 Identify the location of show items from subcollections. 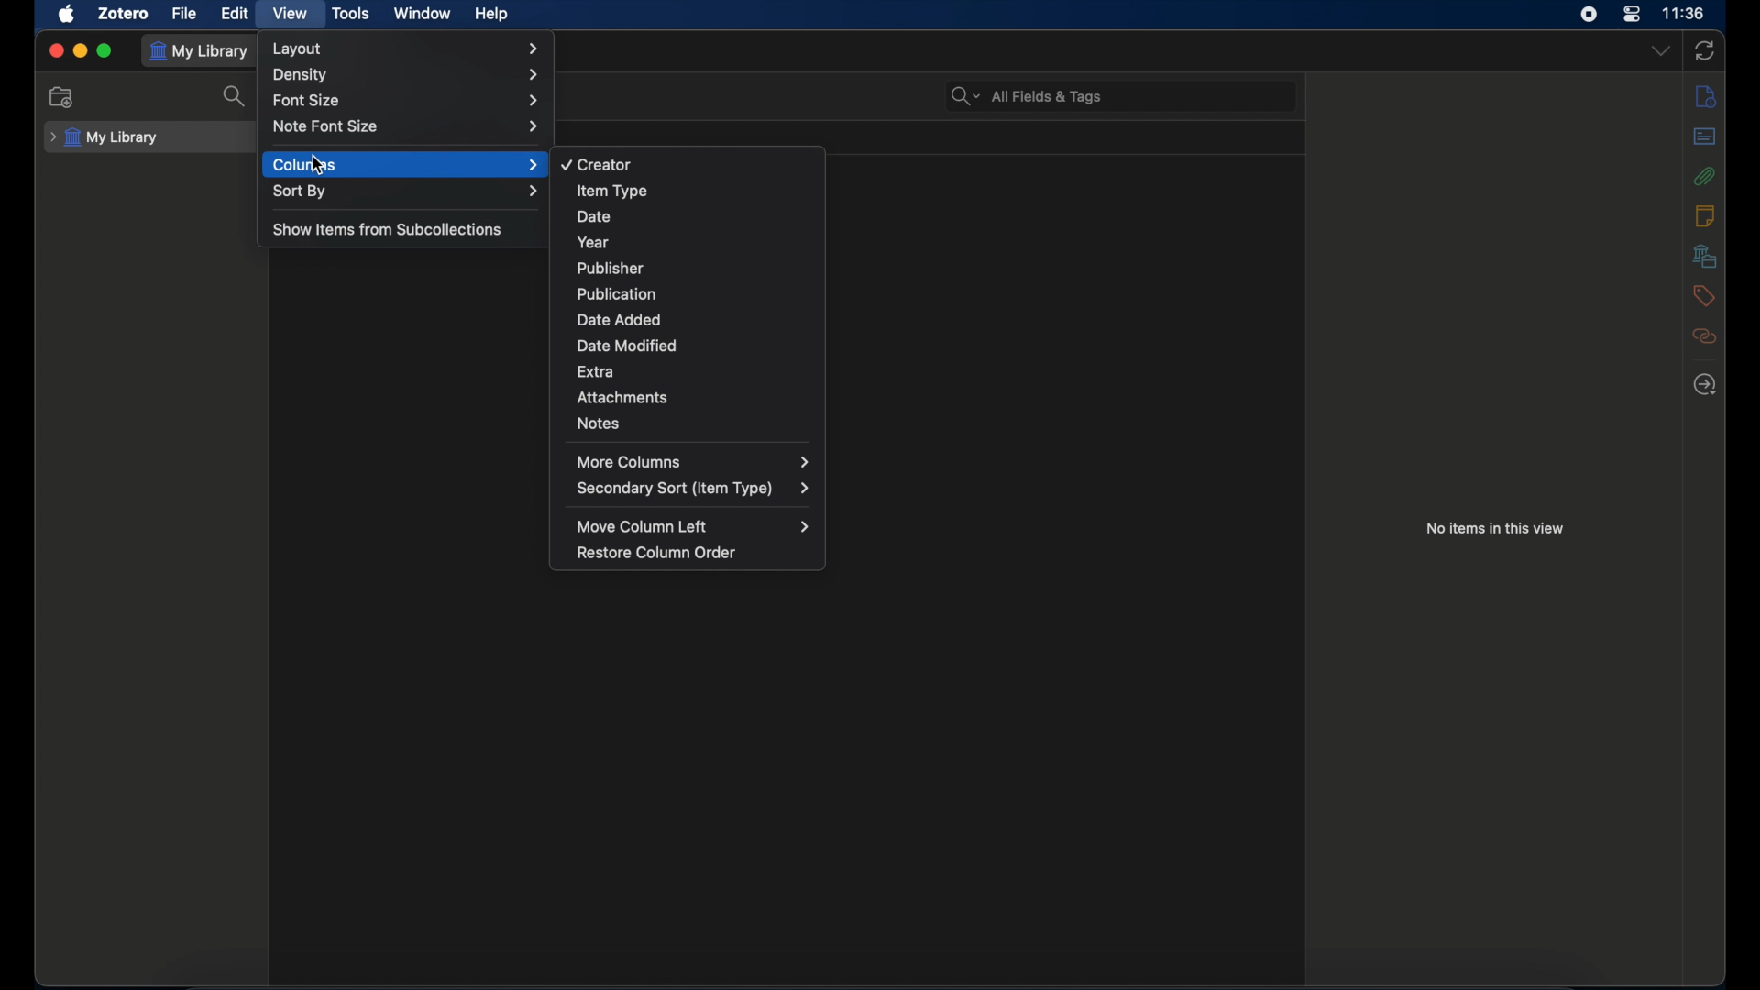
(390, 228).